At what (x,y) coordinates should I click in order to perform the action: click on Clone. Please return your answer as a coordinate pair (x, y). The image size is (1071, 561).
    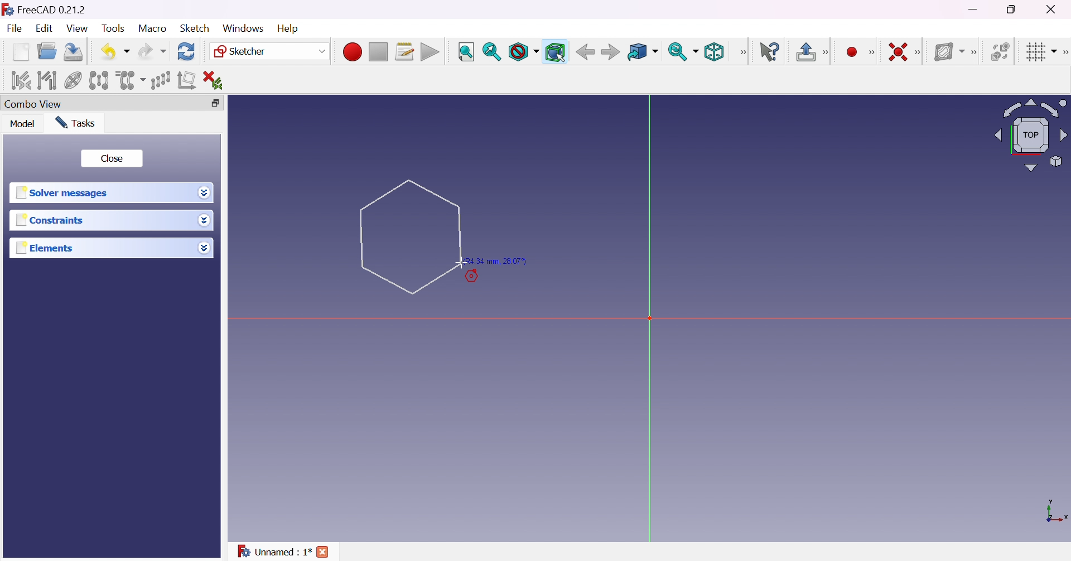
    Looking at the image, I should click on (129, 79).